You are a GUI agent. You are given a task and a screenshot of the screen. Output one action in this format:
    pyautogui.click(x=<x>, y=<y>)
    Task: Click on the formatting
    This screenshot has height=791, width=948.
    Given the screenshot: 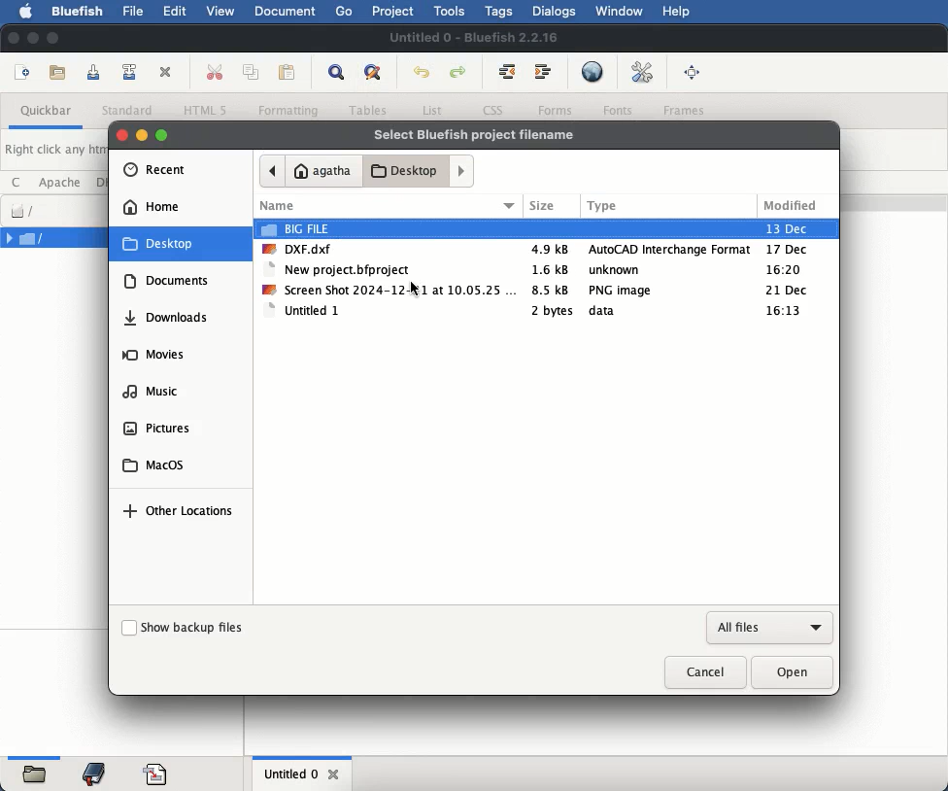 What is the action you would take?
    pyautogui.click(x=292, y=109)
    